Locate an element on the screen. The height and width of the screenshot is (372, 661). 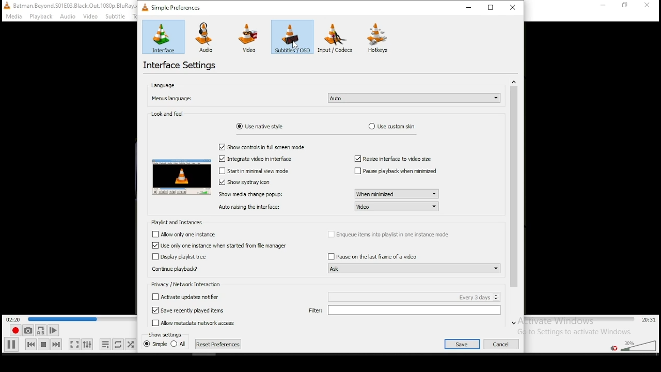
use native style is located at coordinates (260, 126).